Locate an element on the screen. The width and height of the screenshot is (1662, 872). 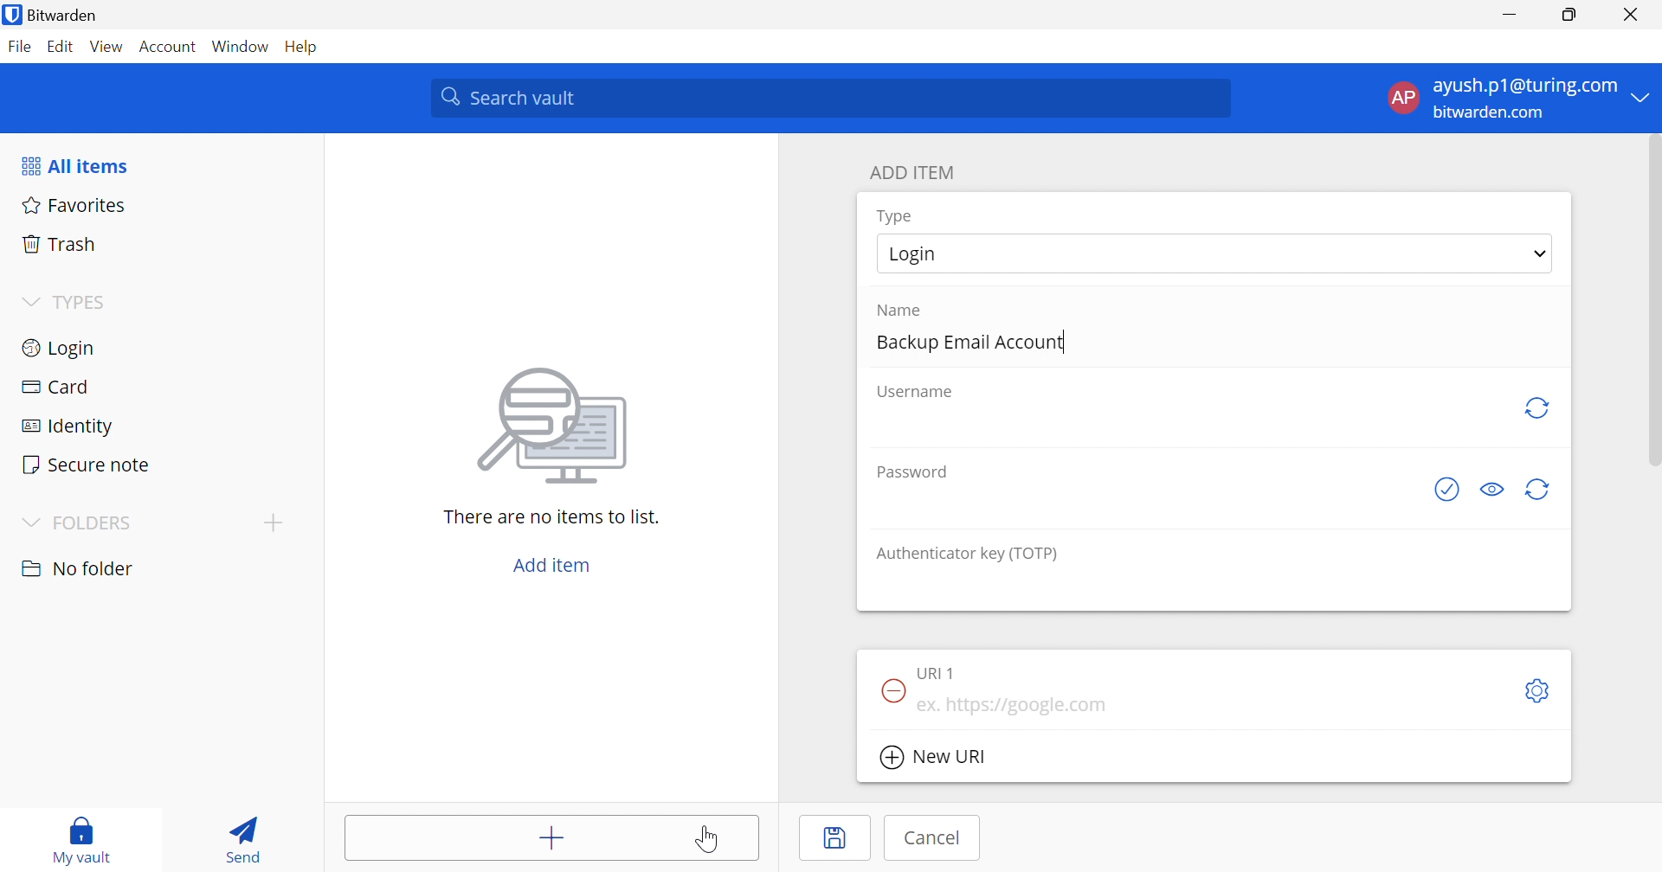
Generate password is located at coordinates (1538, 407).